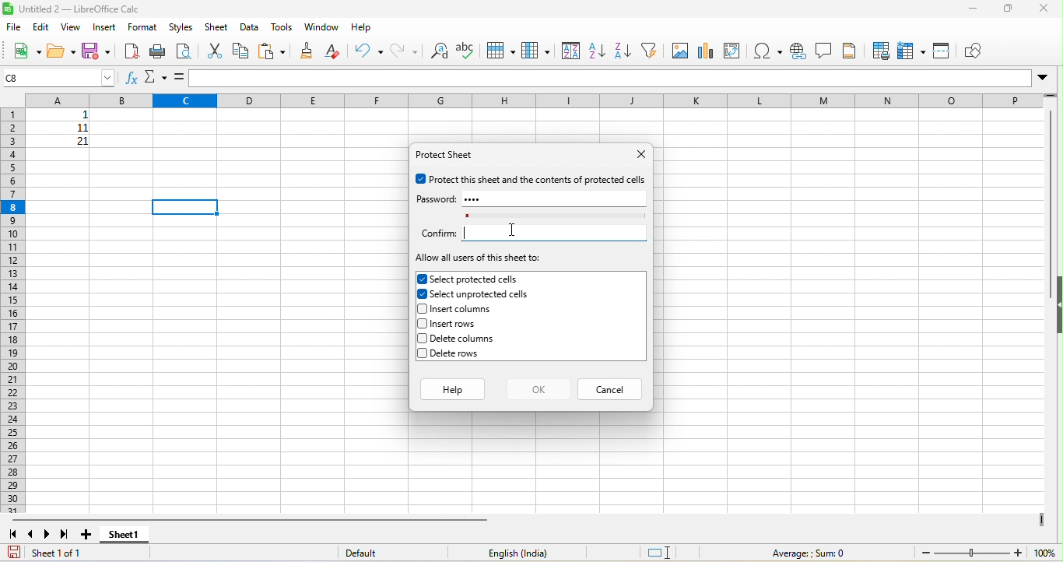  What do you see at coordinates (372, 553) in the screenshot?
I see `default` at bounding box center [372, 553].